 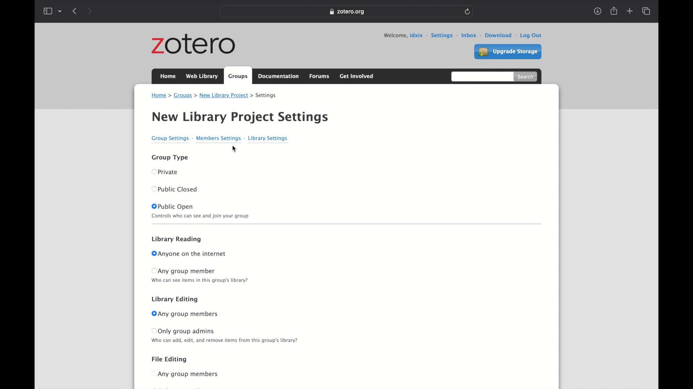 I want to click on public closed radio button, so click(x=179, y=189).